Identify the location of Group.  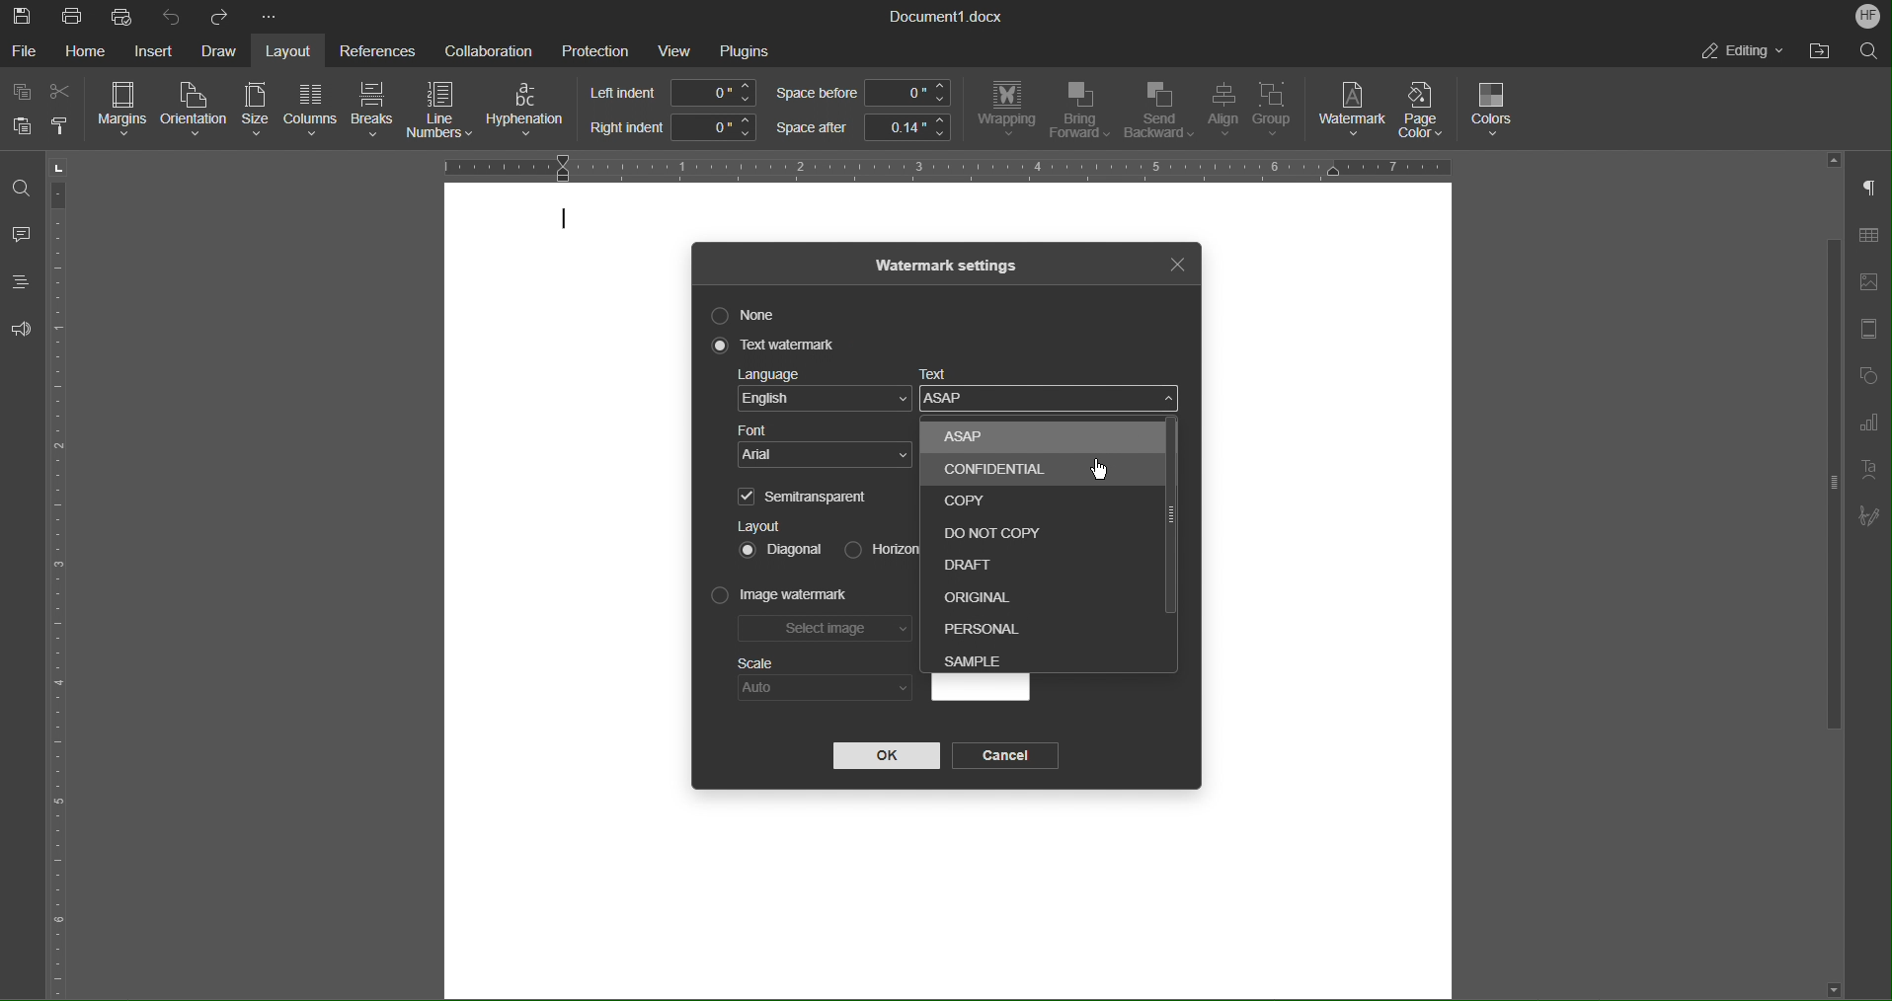
(1279, 113).